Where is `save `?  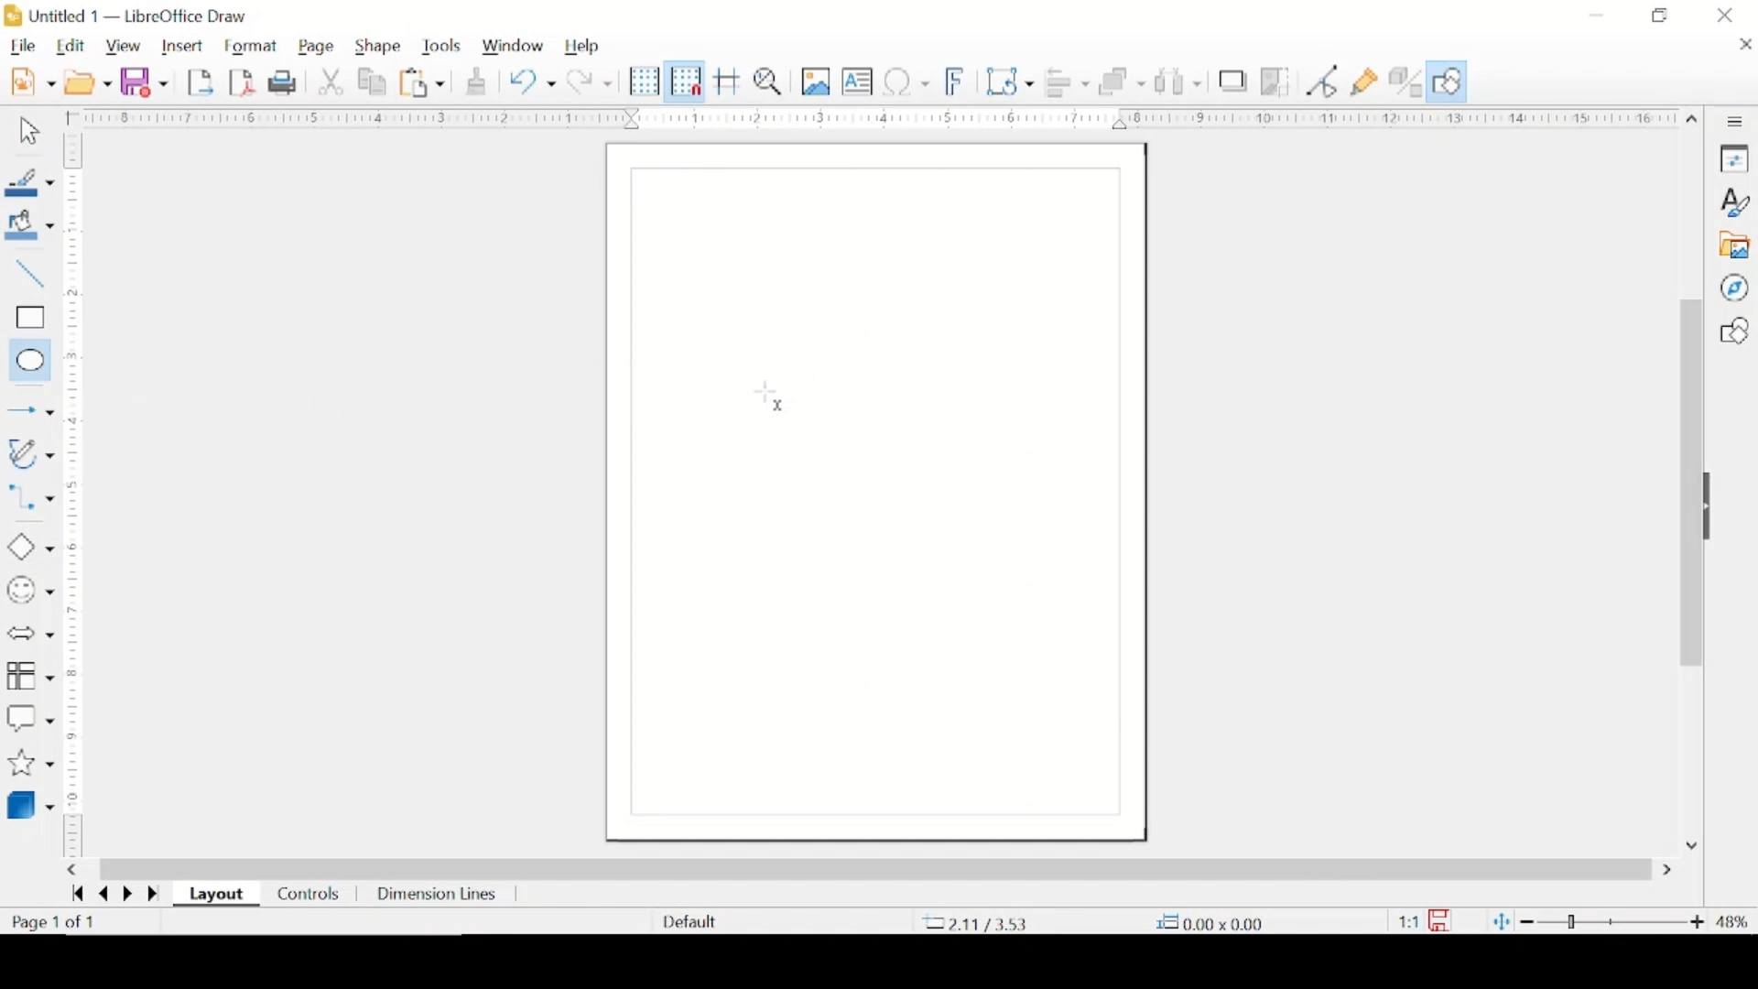 save  is located at coordinates (145, 82).